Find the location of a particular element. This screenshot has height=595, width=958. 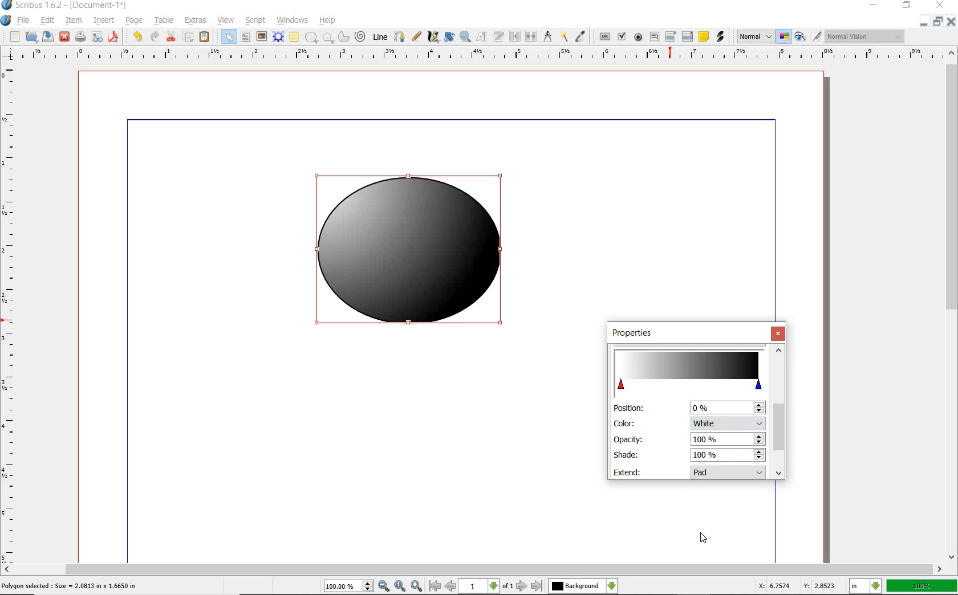

RULER is located at coordinates (476, 56).